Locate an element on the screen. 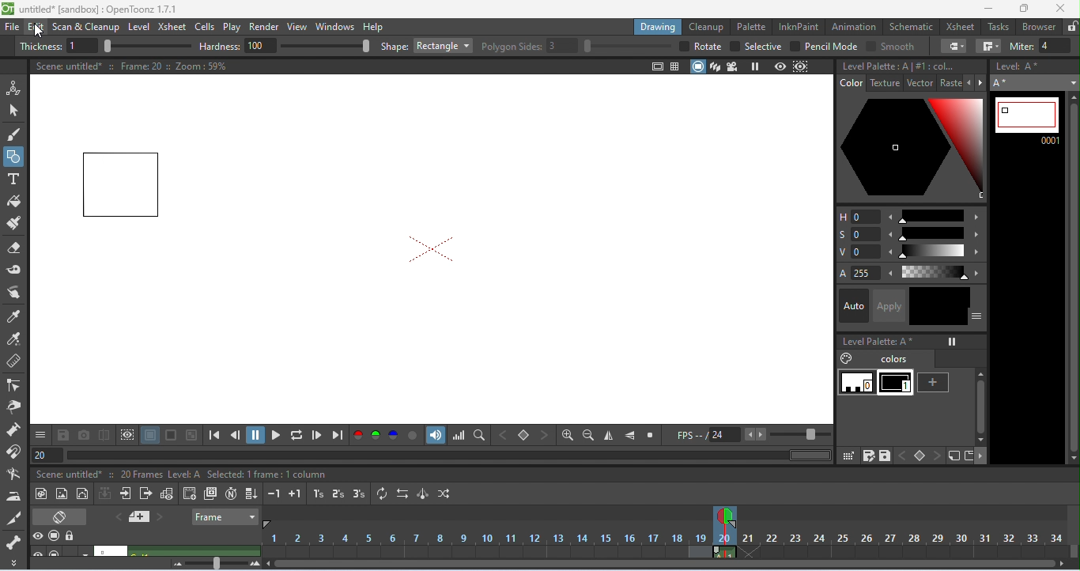 The image size is (1080, 571). pause is located at coordinates (255, 435).